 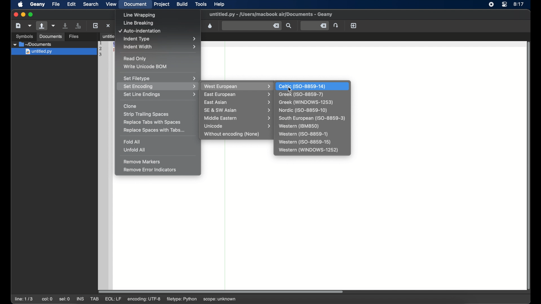 I want to click on nordic, so click(x=303, y=110).